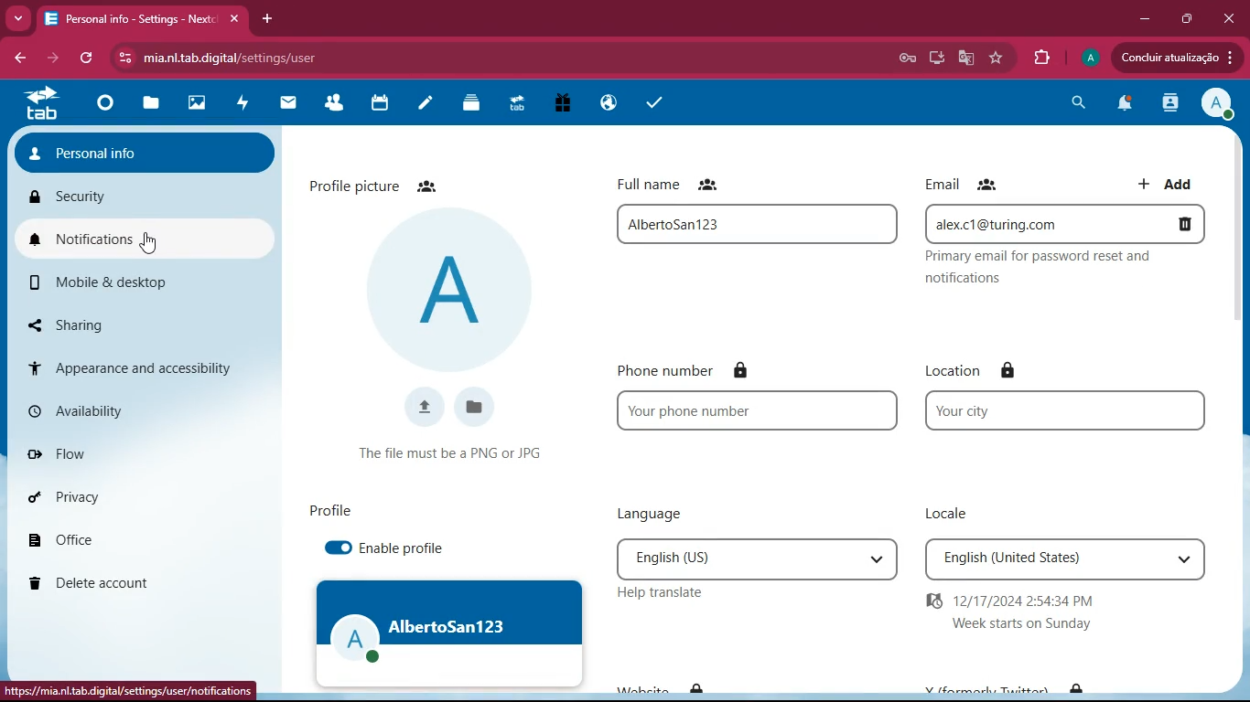 The width and height of the screenshot is (1250, 702). Describe the element at coordinates (330, 505) in the screenshot. I see `profile` at that location.